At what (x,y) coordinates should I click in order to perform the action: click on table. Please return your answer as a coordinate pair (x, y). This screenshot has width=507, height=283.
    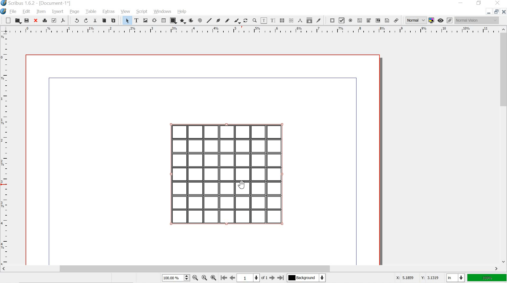
    Looking at the image, I should click on (91, 11).